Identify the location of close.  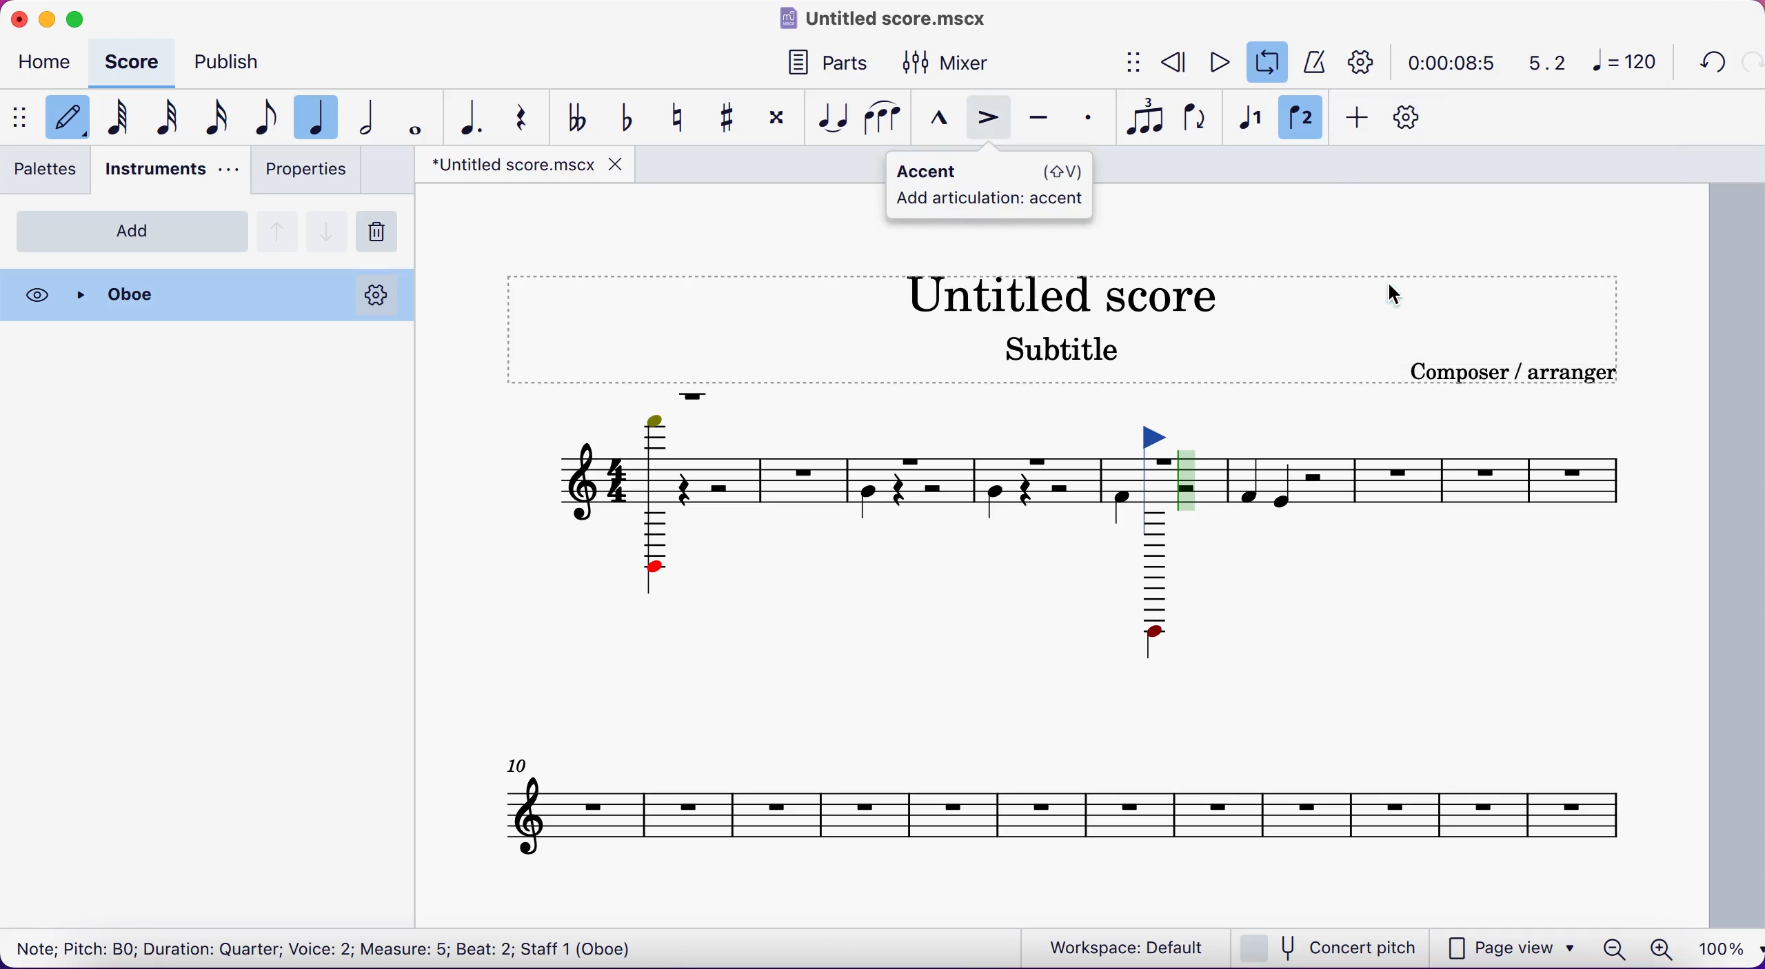
(17, 17).